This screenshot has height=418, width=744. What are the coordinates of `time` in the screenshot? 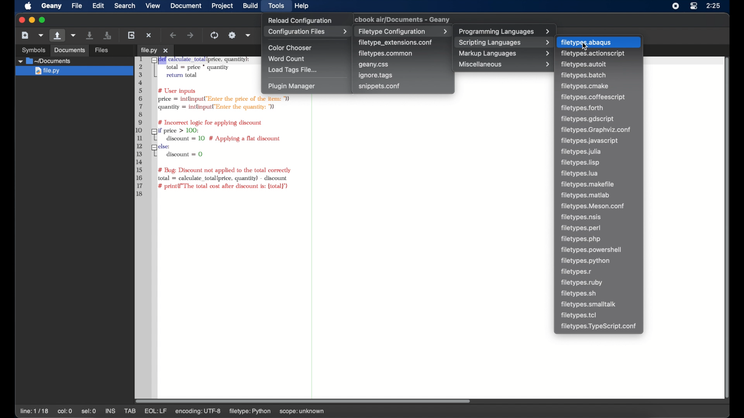 It's located at (714, 5).